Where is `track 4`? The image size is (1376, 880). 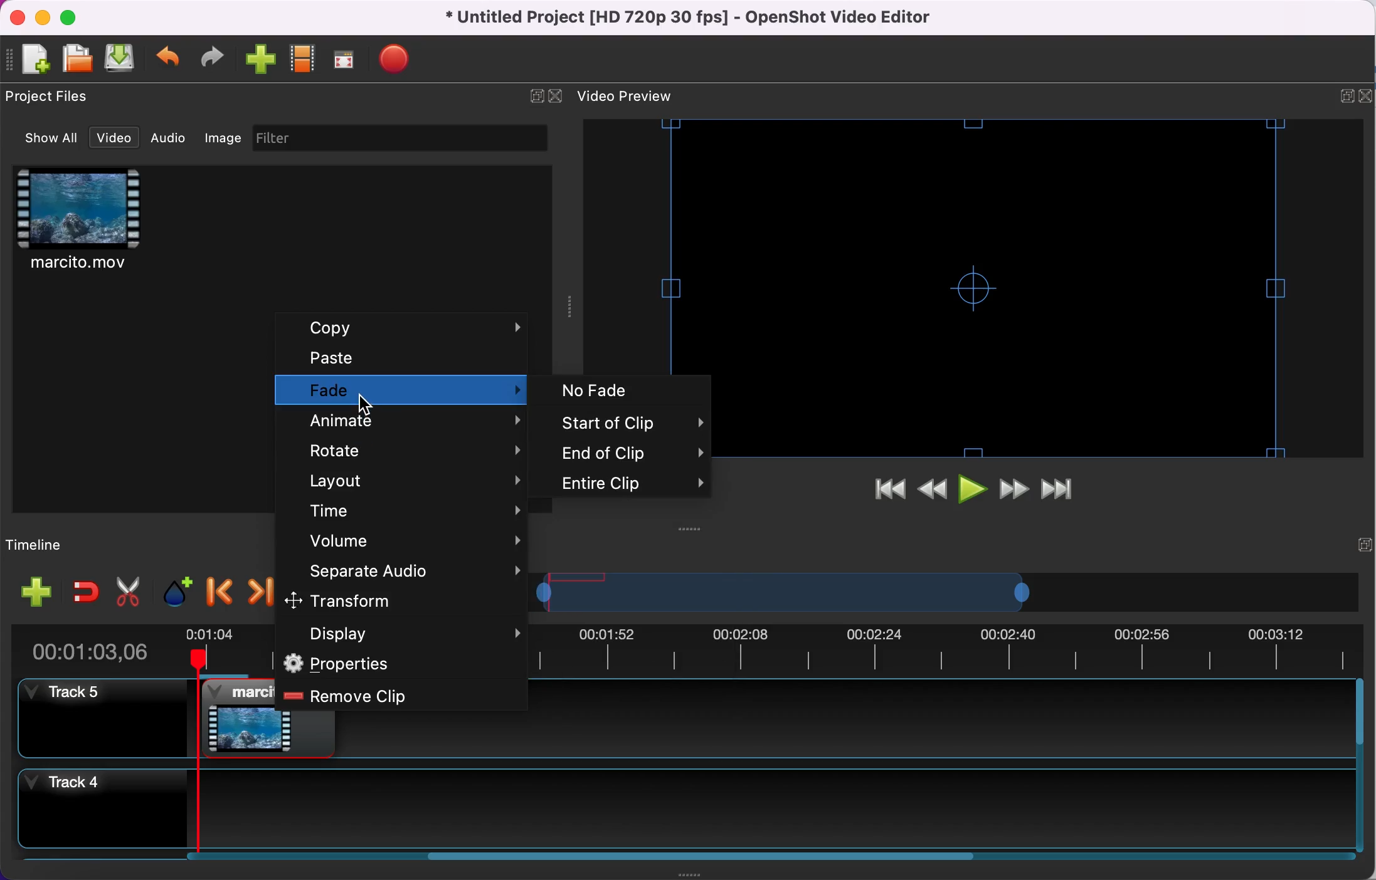
track 4 is located at coordinates (87, 805).